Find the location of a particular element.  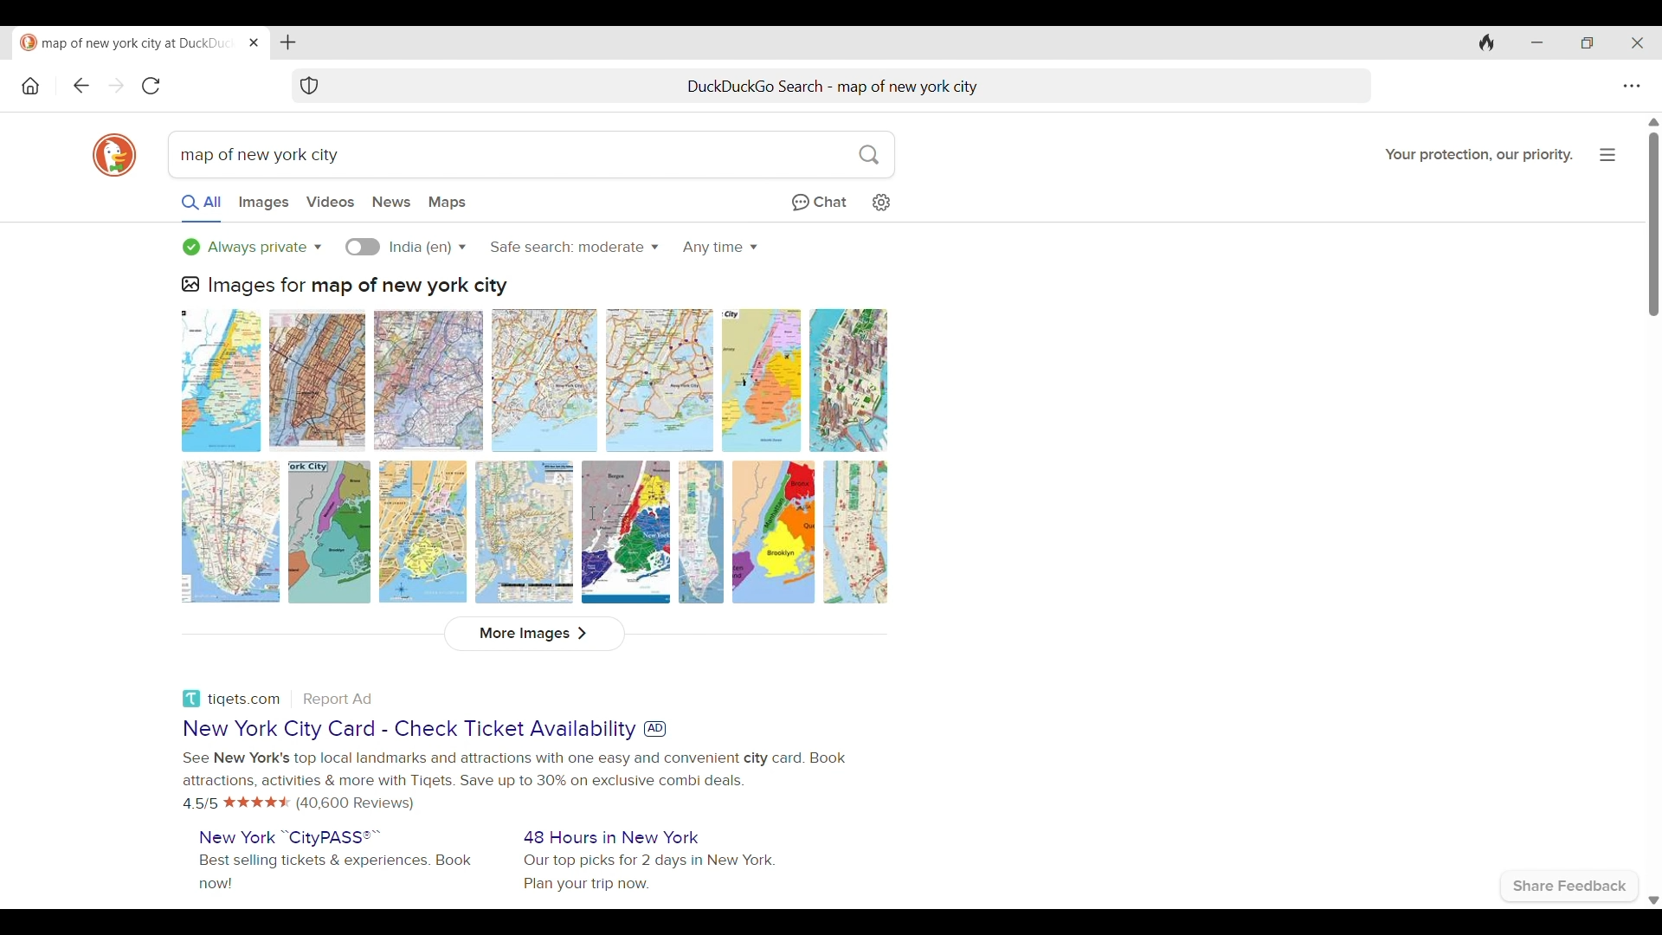

Close tab is located at coordinates (254, 42).